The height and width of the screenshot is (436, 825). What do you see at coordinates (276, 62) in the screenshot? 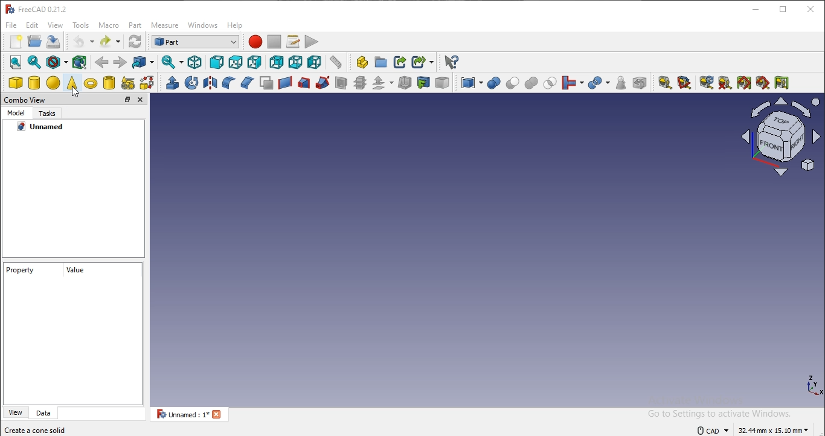
I see `rear` at bounding box center [276, 62].